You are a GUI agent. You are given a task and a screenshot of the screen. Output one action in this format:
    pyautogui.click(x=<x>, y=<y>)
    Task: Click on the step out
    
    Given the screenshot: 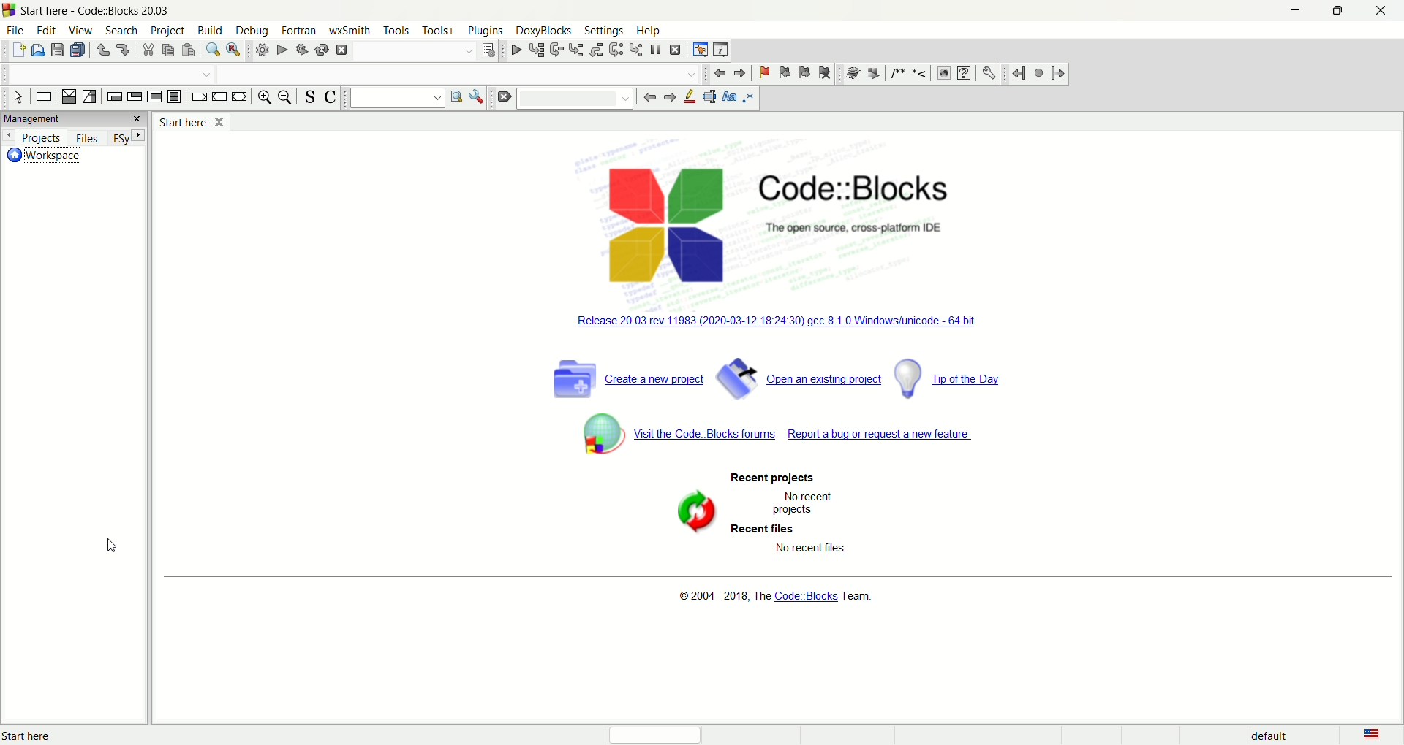 What is the action you would take?
    pyautogui.click(x=597, y=50)
    